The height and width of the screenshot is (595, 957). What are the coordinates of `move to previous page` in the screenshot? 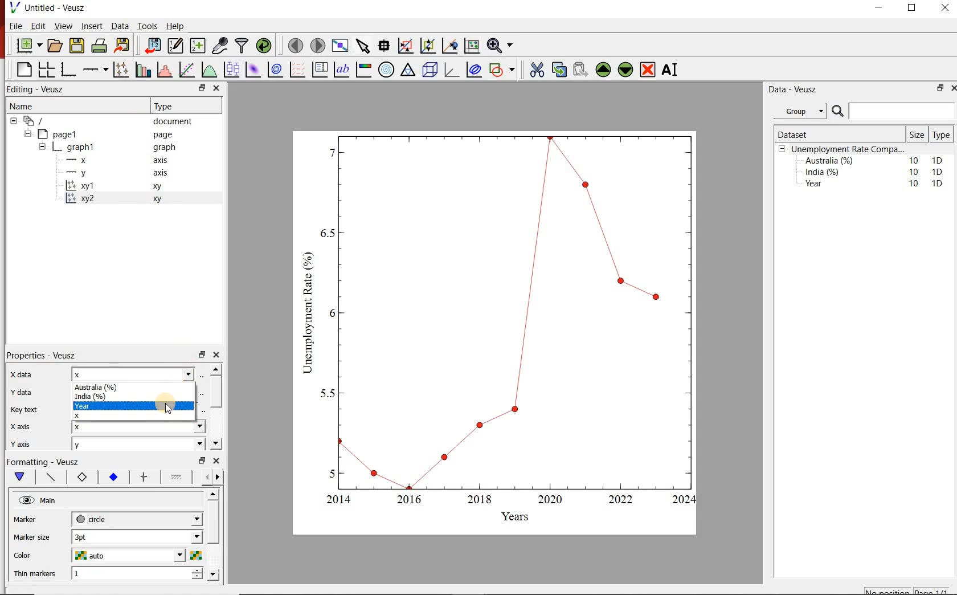 It's located at (296, 44).